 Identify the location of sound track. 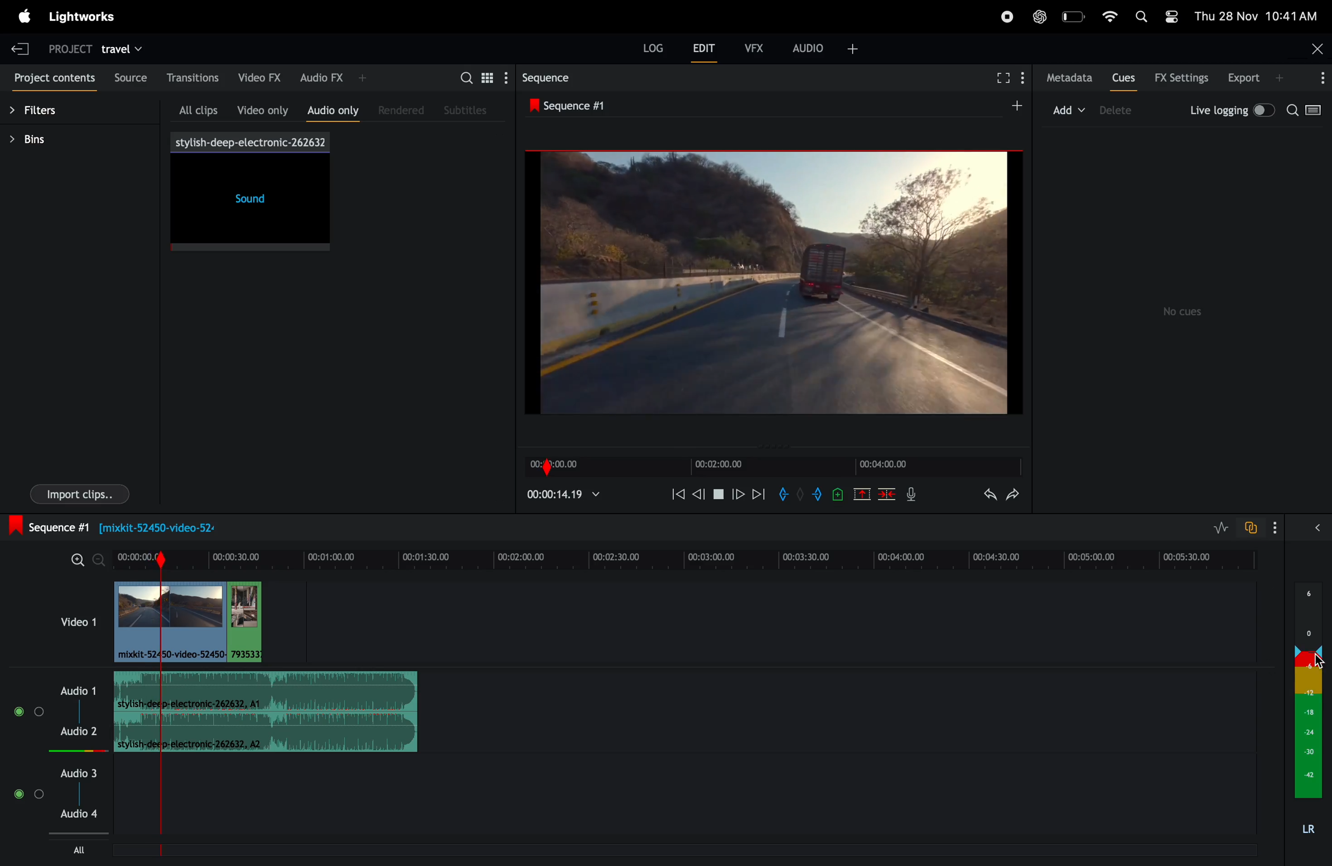
(268, 710).